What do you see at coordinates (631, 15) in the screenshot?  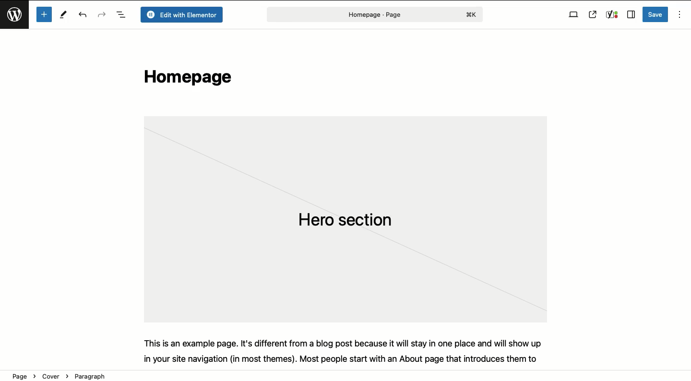 I see `Sidebar` at bounding box center [631, 15].